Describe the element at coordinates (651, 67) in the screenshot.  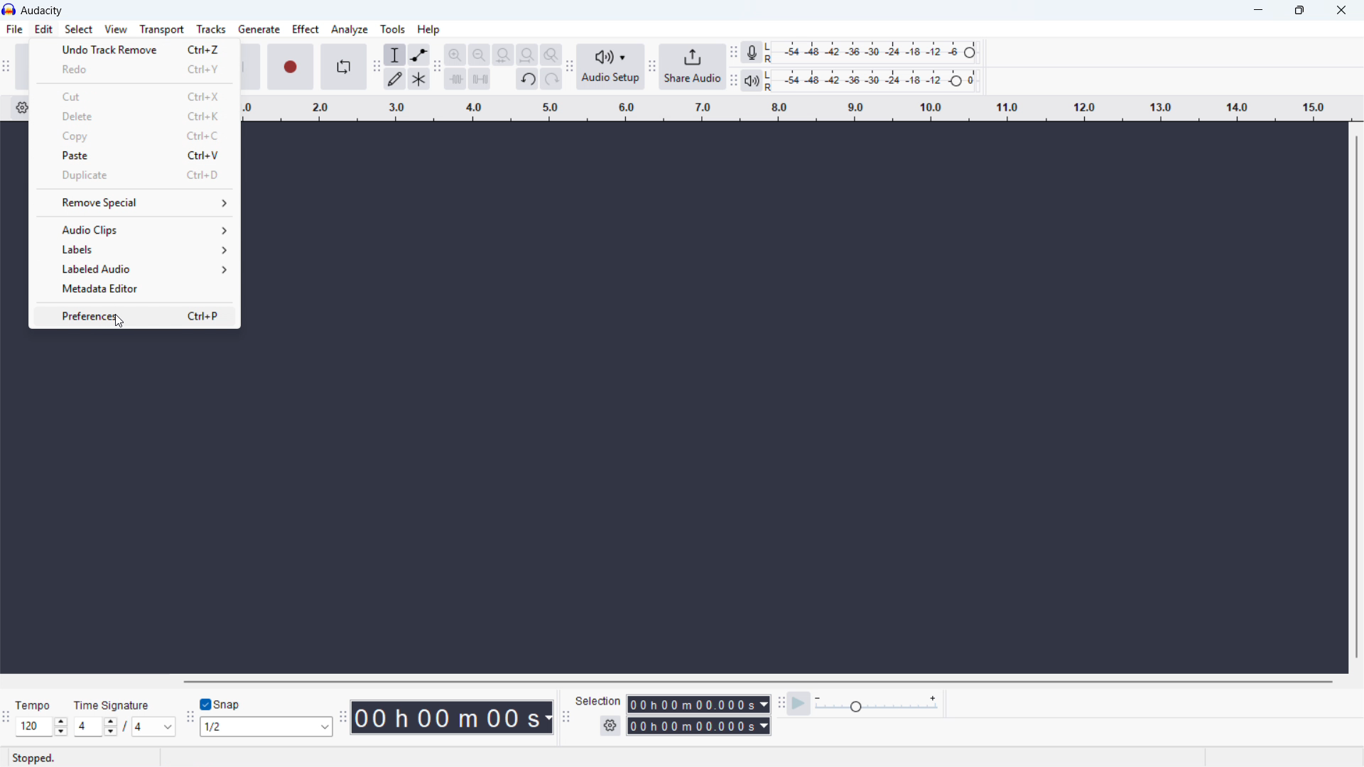
I see `share audio toolbar` at that location.